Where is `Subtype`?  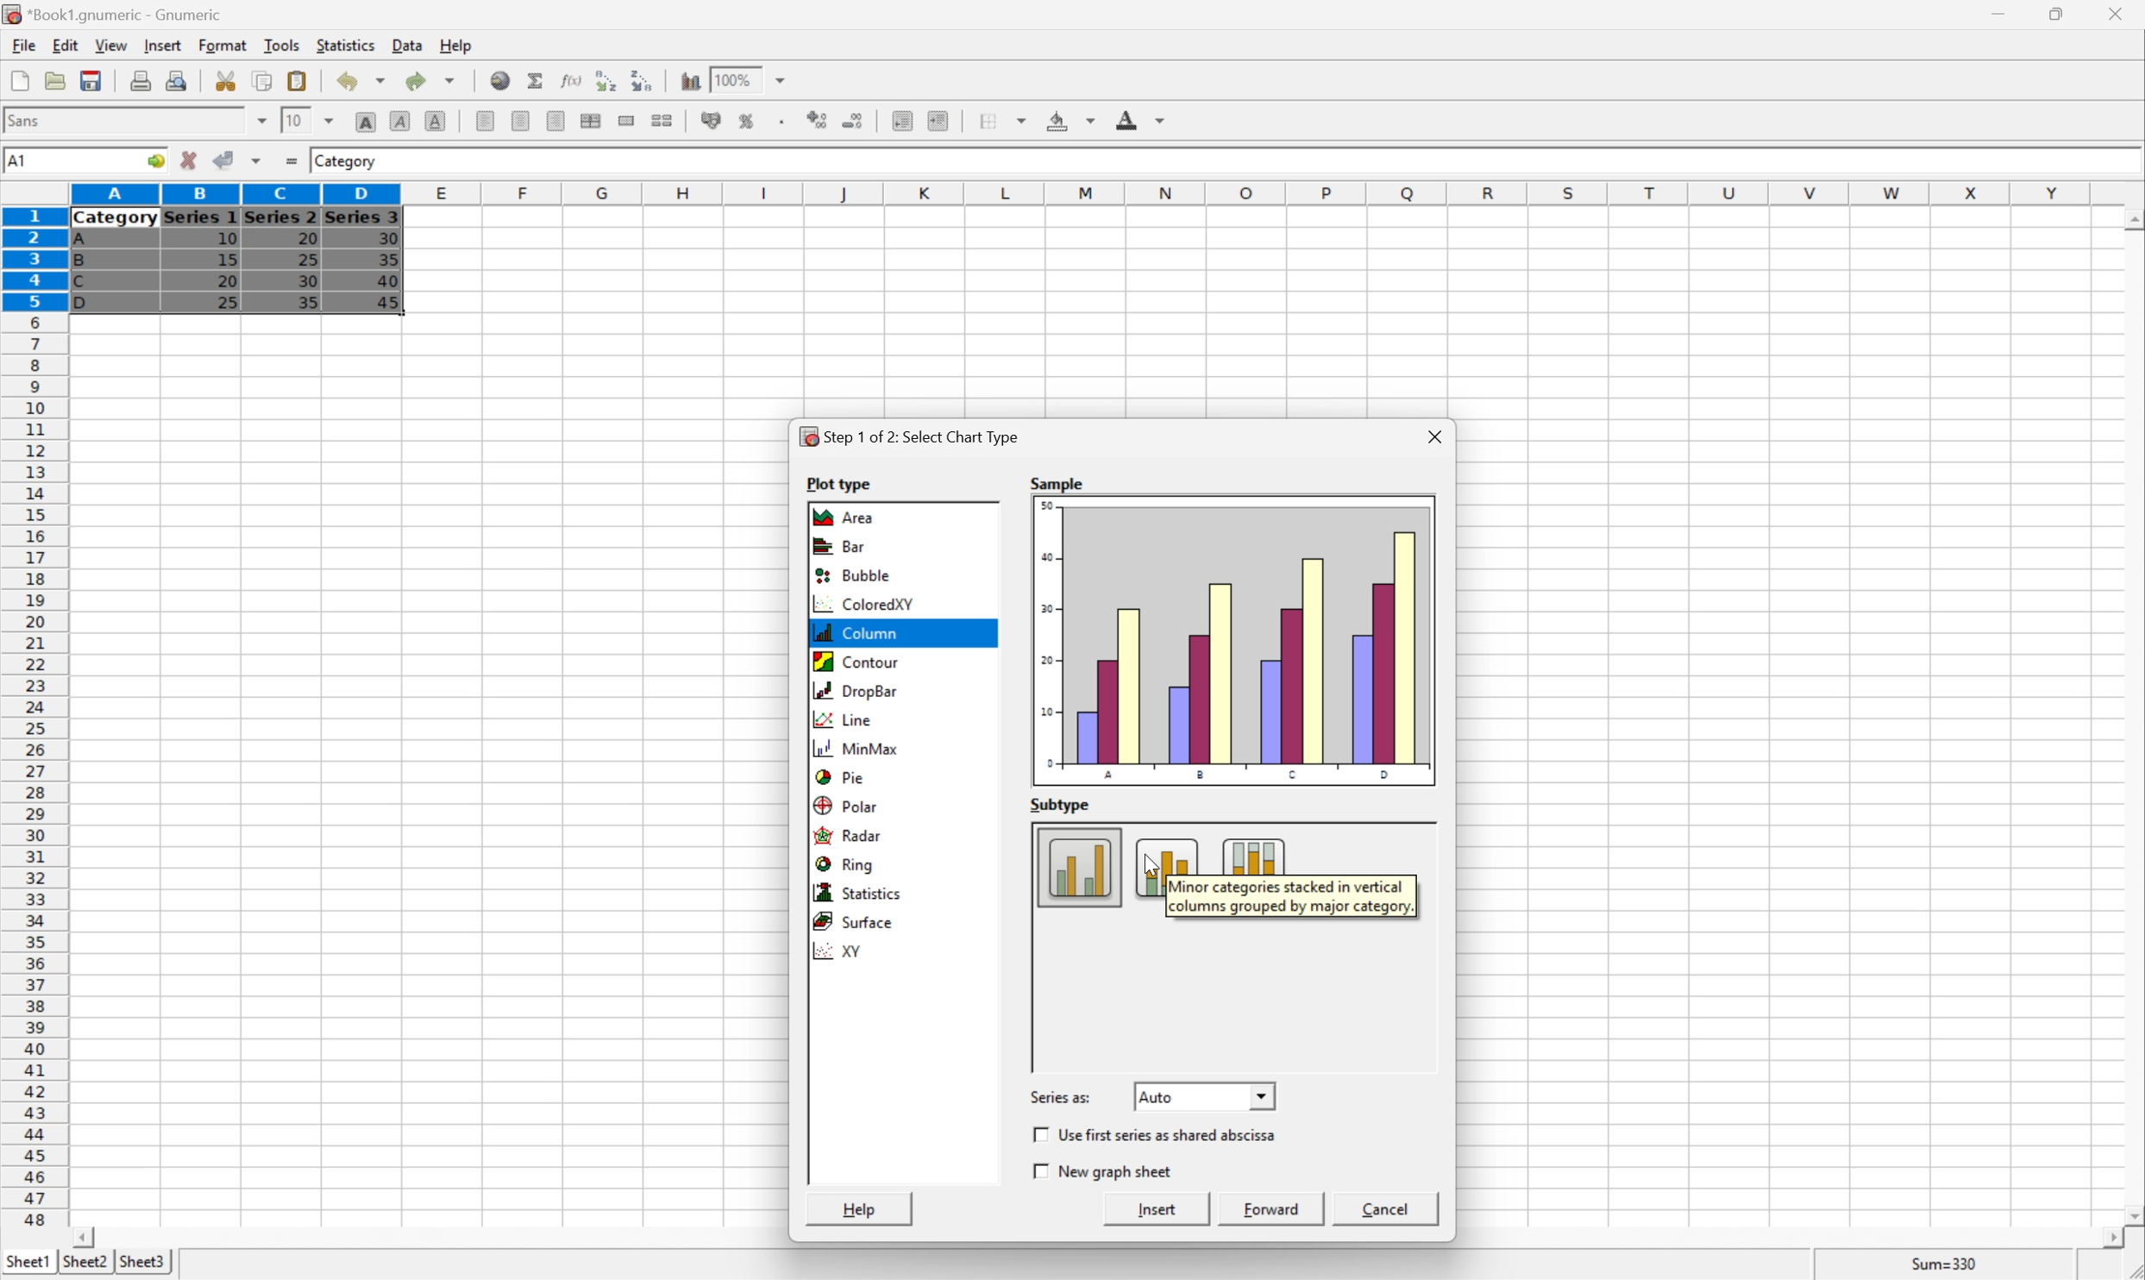 Subtype is located at coordinates (1061, 806).